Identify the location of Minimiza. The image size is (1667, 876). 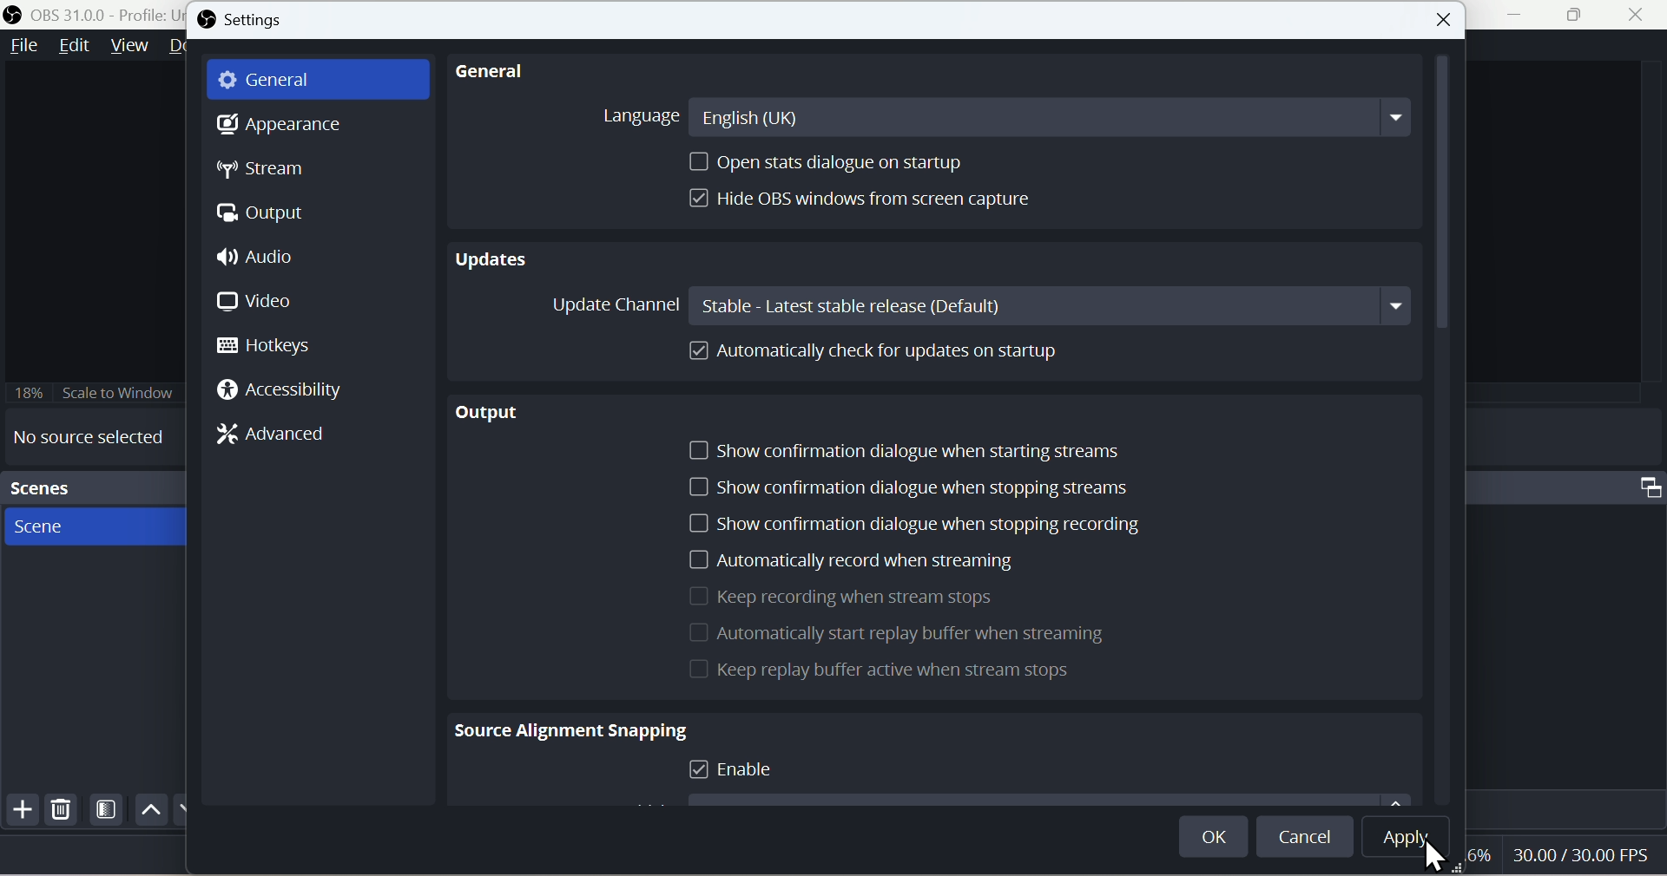
(1512, 16).